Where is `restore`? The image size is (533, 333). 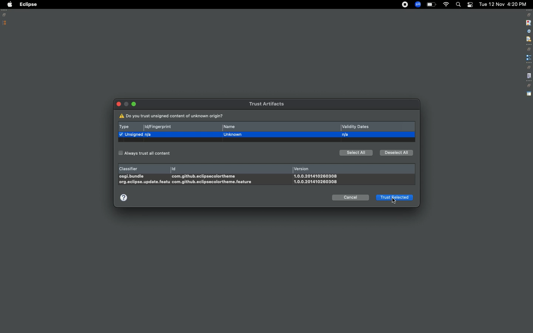 restore is located at coordinates (529, 49).